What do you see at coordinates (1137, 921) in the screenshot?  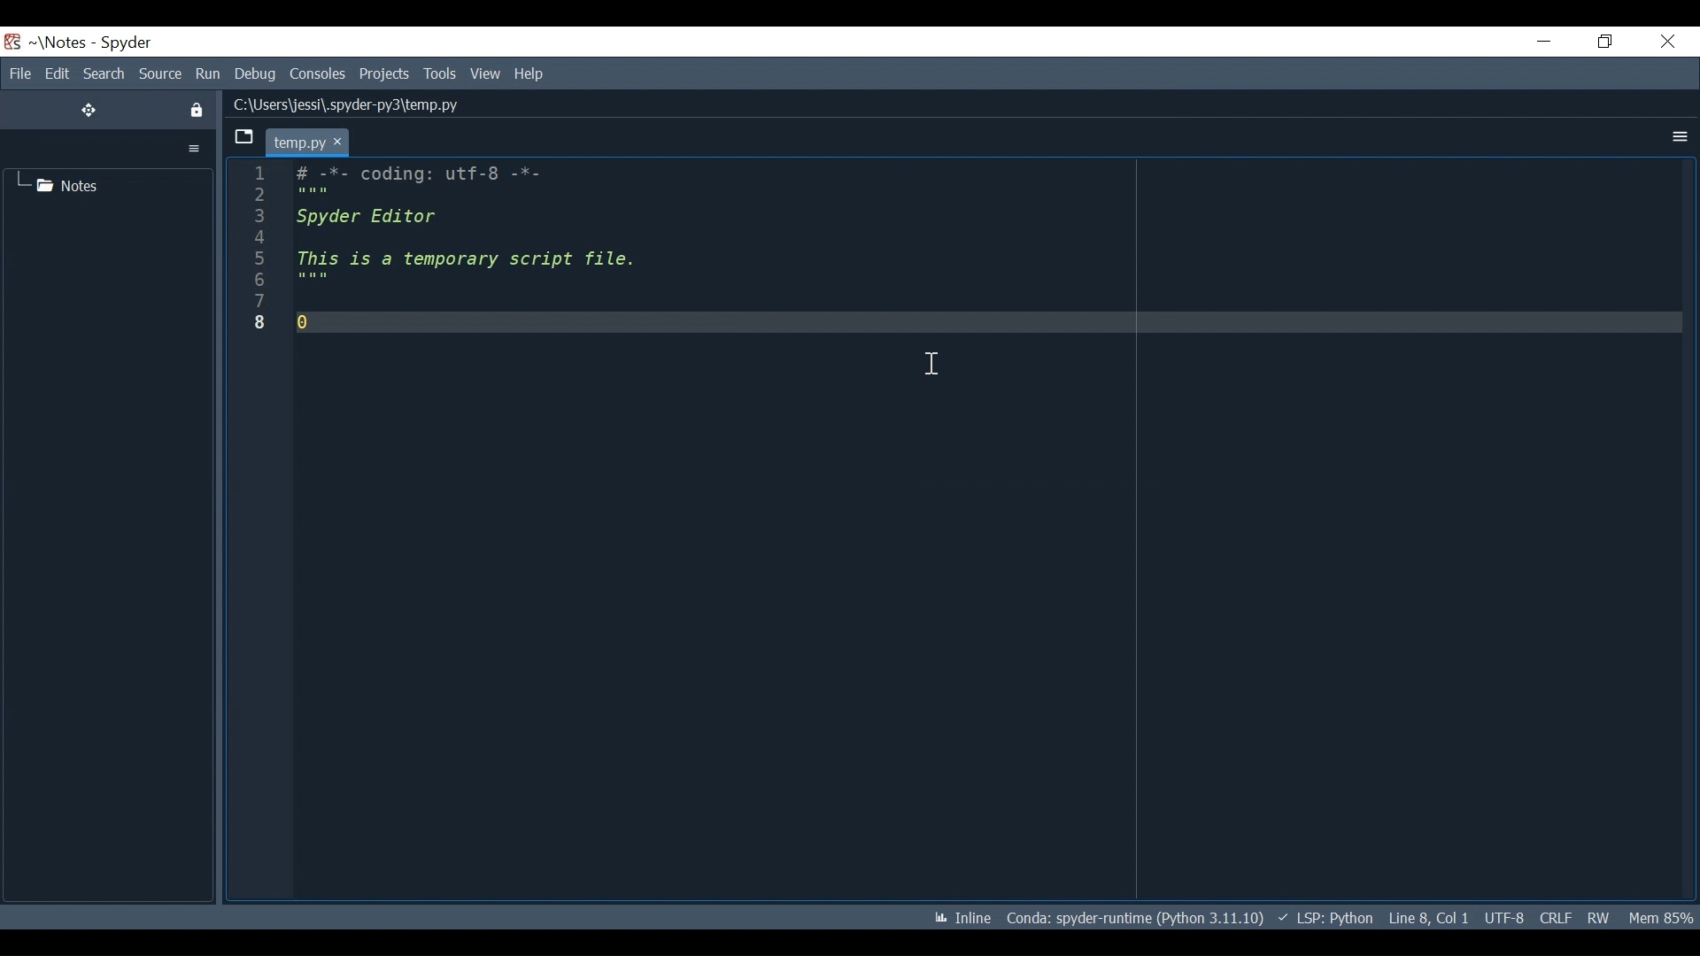 I see `Coda: spyder-runtime (Python 3.11.10)` at bounding box center [1137, 921].